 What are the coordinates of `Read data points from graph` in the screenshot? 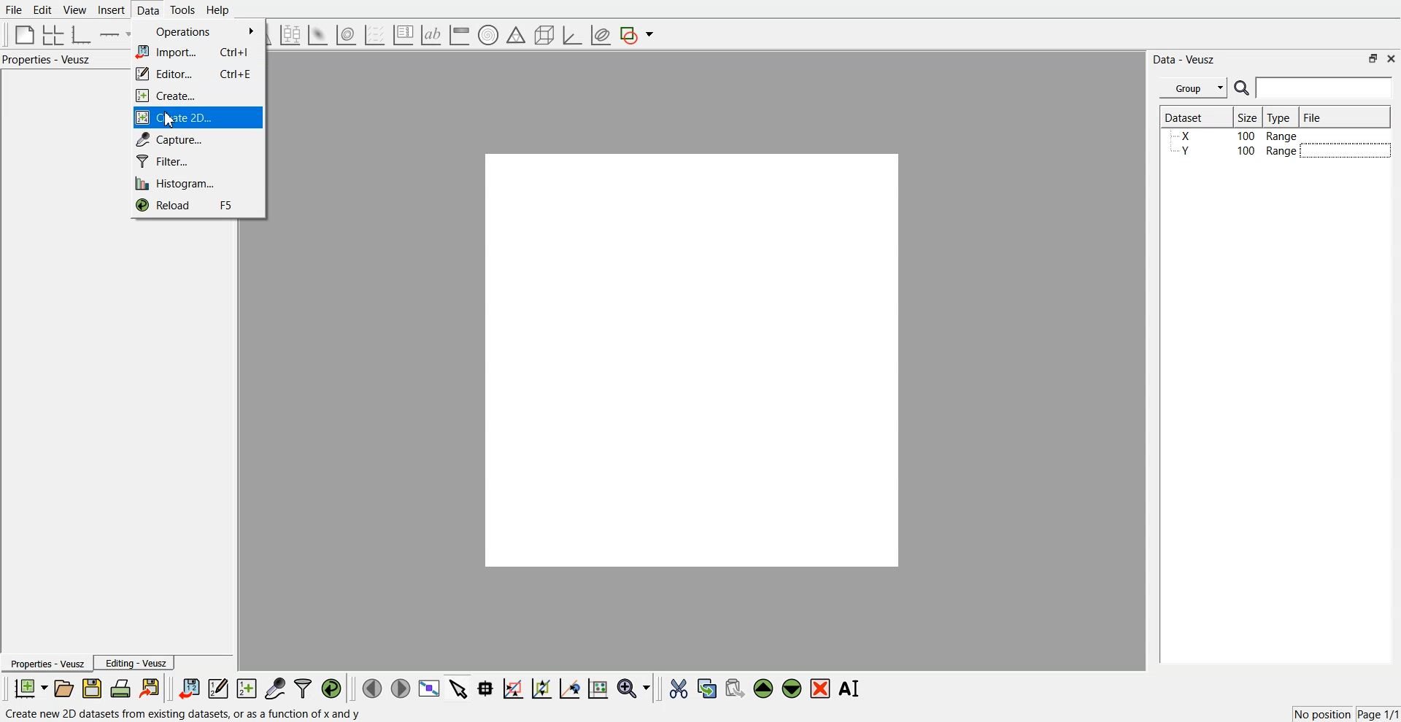 It's located at (486, 688).